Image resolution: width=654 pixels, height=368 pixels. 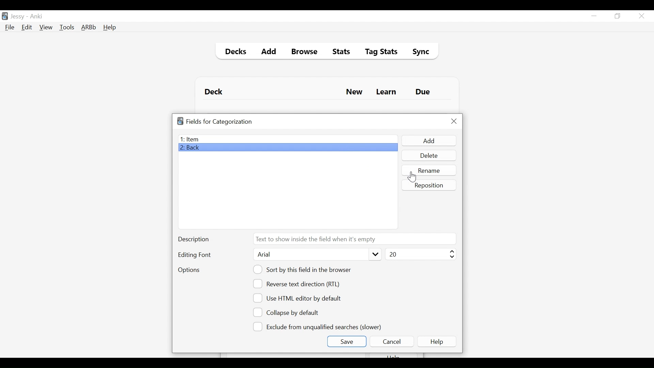 I want to click on File, so click(x=10, y=28).